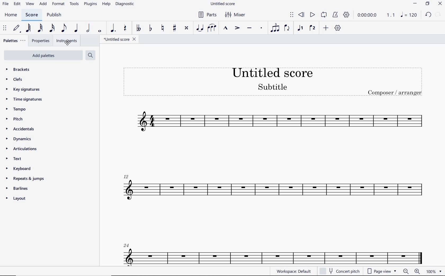 The image size is (445, 276). Describe the element at coordinates (43, 4) in the screenshot. I see `ADD` at that location.